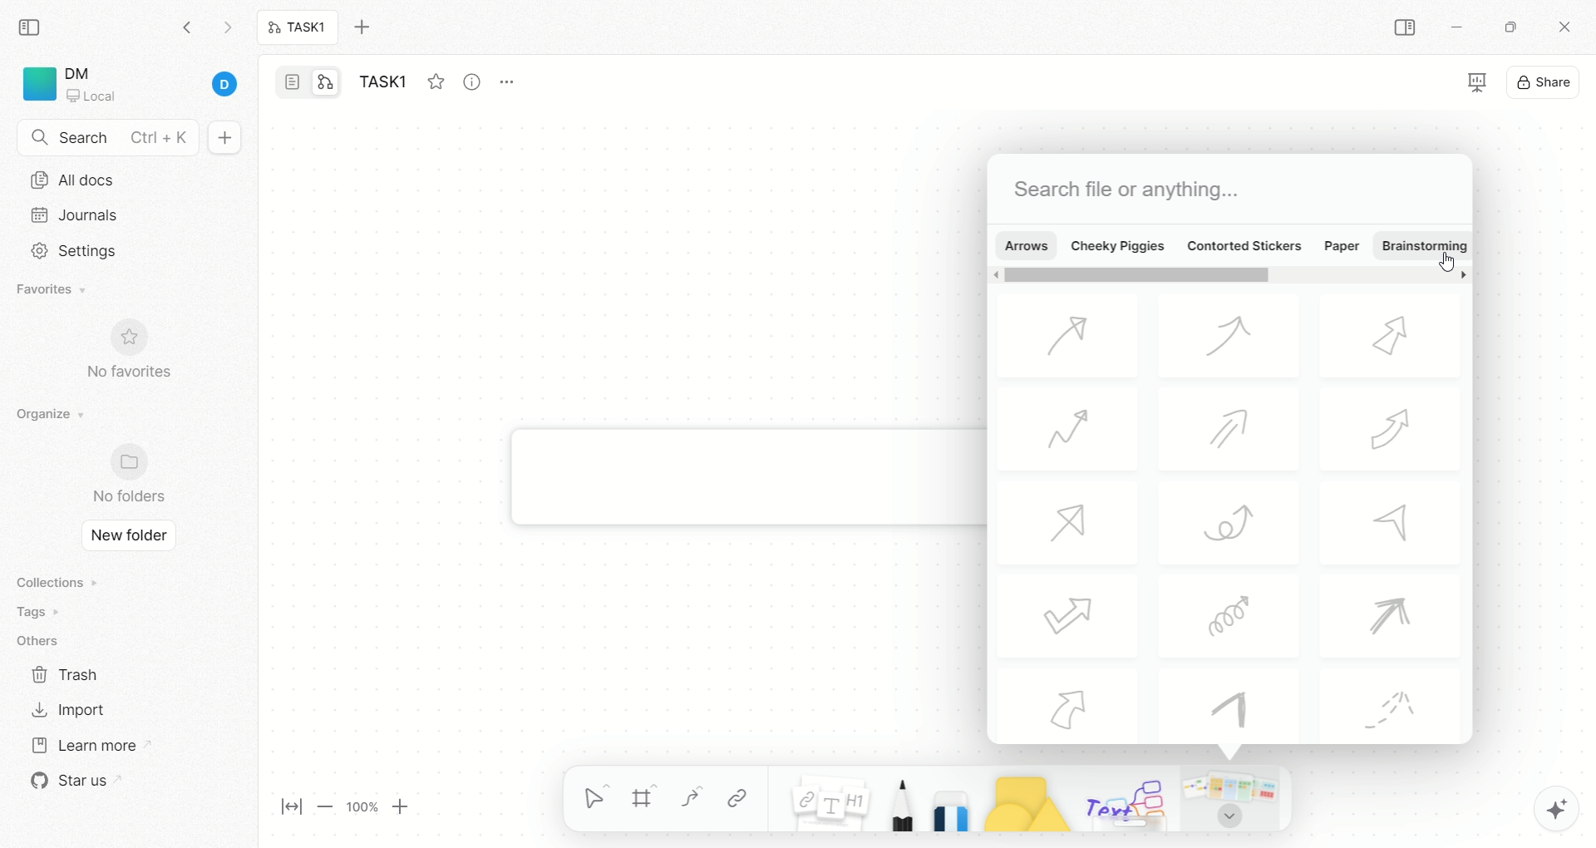 The height and width of the screenshot is (848, 1596). What do you see at coordinates (46, 415) in the screenshot?
I see `organize` at bounding box center [46, 415].